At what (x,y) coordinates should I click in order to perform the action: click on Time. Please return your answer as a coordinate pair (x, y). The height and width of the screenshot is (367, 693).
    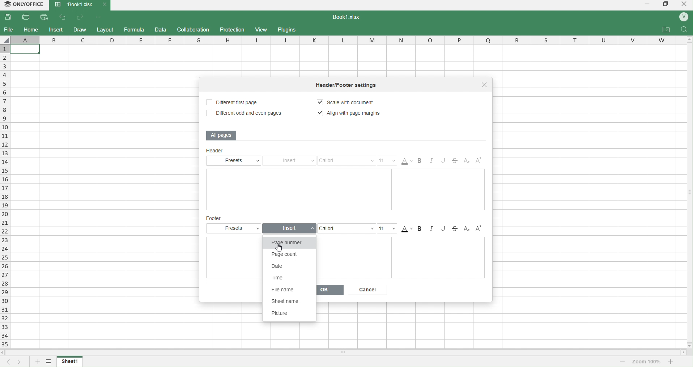
    Looking at the image, I should click on (290, 277).